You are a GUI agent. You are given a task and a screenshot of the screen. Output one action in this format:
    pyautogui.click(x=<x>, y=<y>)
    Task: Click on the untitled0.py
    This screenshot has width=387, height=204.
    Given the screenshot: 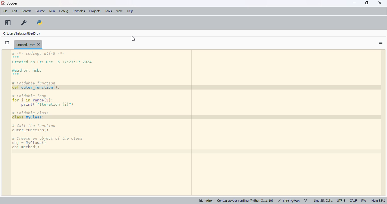 What is the action you would take?
    pyautogui.click(x=28, y=44)
    